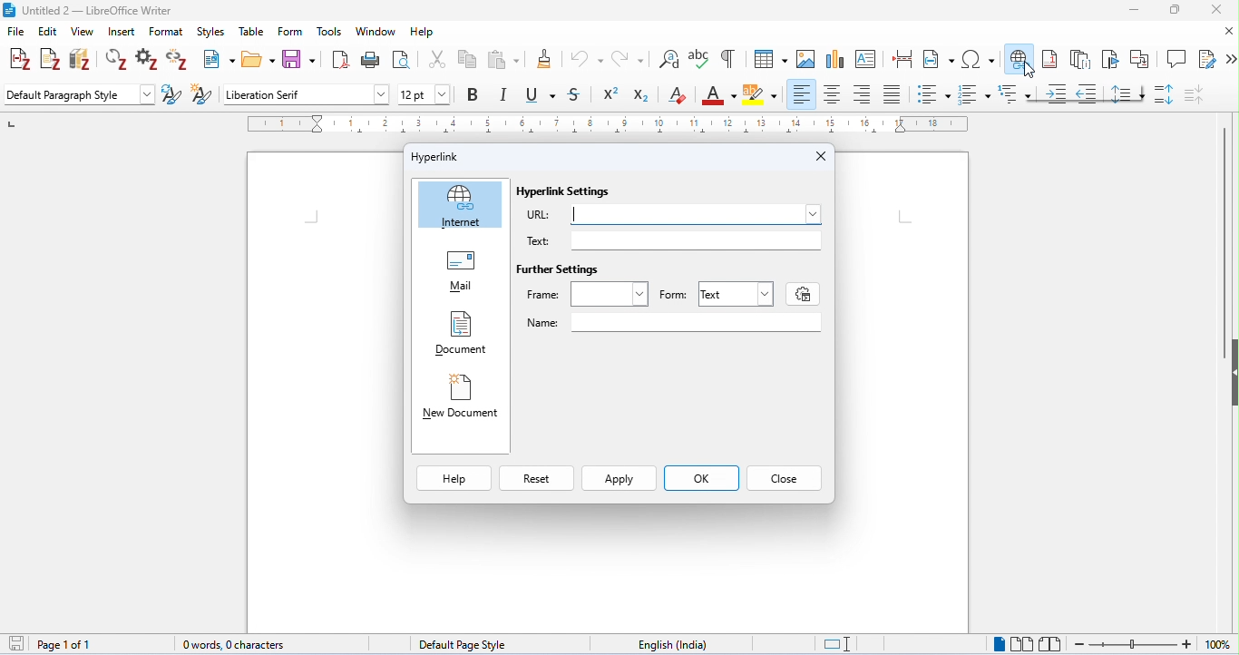  What do you see at coordinates (1228, 32) in the screenshot?
I see `close document` at bounding box center [1228, 32].